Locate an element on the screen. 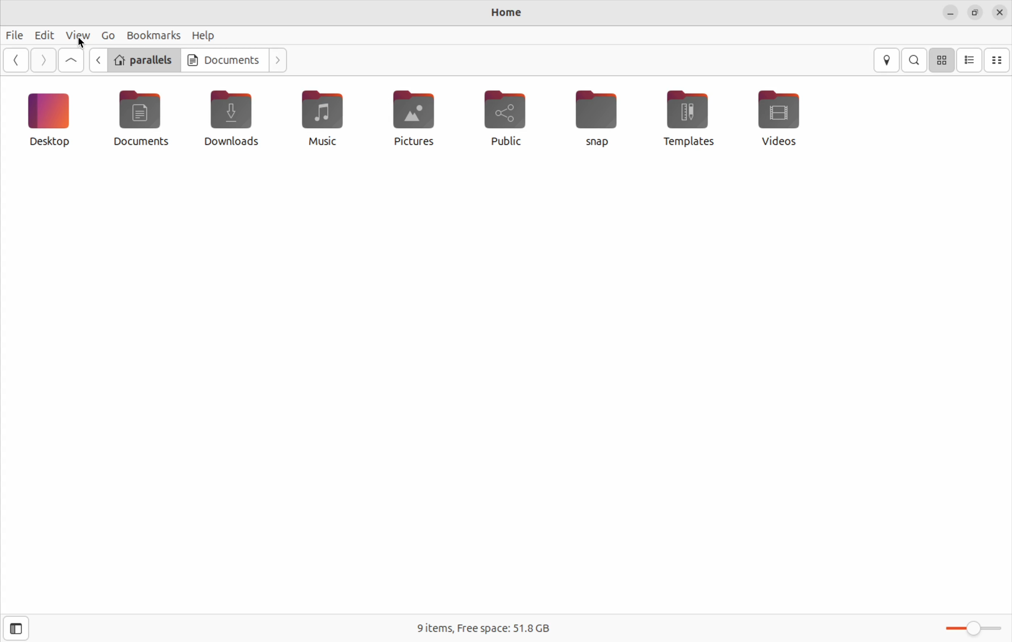 The image size is (1012, 642). previous is located at coordinates (98, 61).